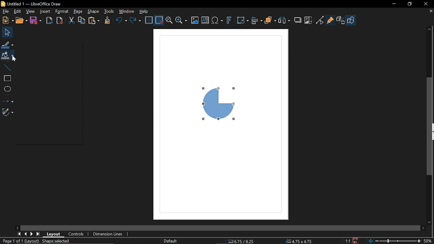  Describe the element at coordinates (242, 241) in the screenshot. I see `6.75/8.25 (cursor position)` at that location.